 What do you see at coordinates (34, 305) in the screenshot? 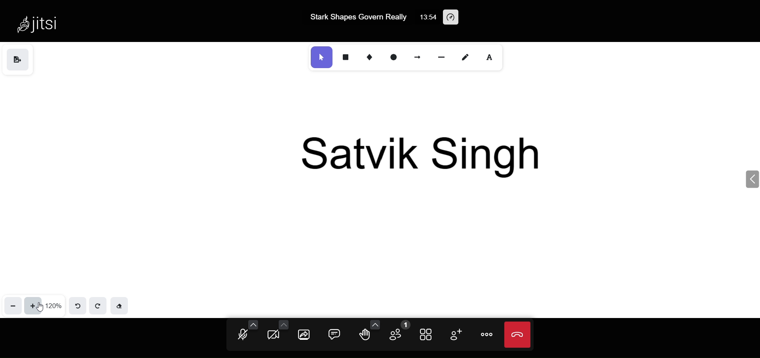
I see `zoom in` at bounding box center [34, 305].